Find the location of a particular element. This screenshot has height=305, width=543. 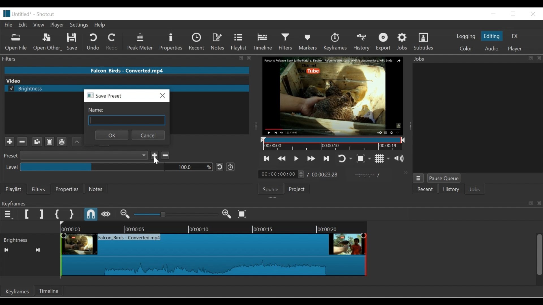

Preset dropdown menu is located at coordinates (84, 155).